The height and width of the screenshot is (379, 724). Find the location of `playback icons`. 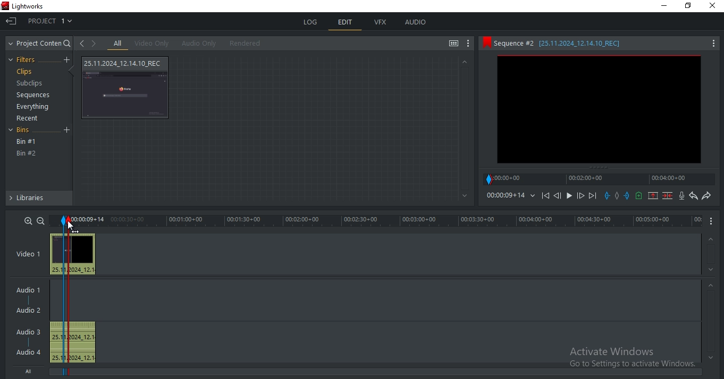

playback icons is located at coordinates (545, 195).